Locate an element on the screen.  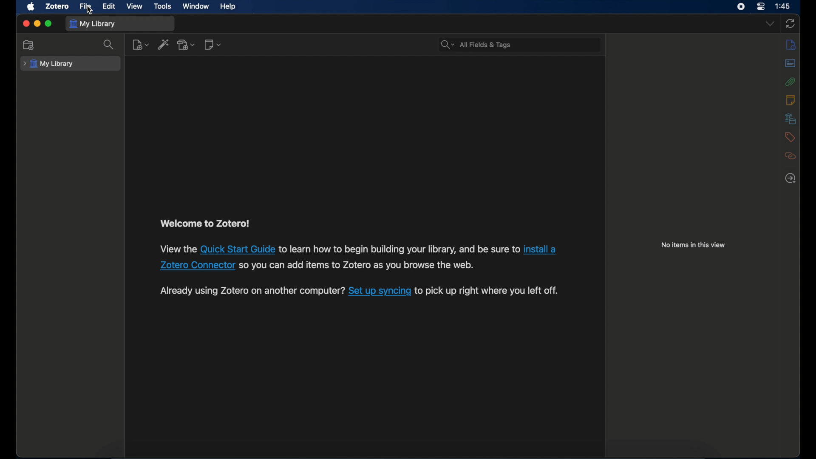
add attachment is located at coordinates (186, 44).